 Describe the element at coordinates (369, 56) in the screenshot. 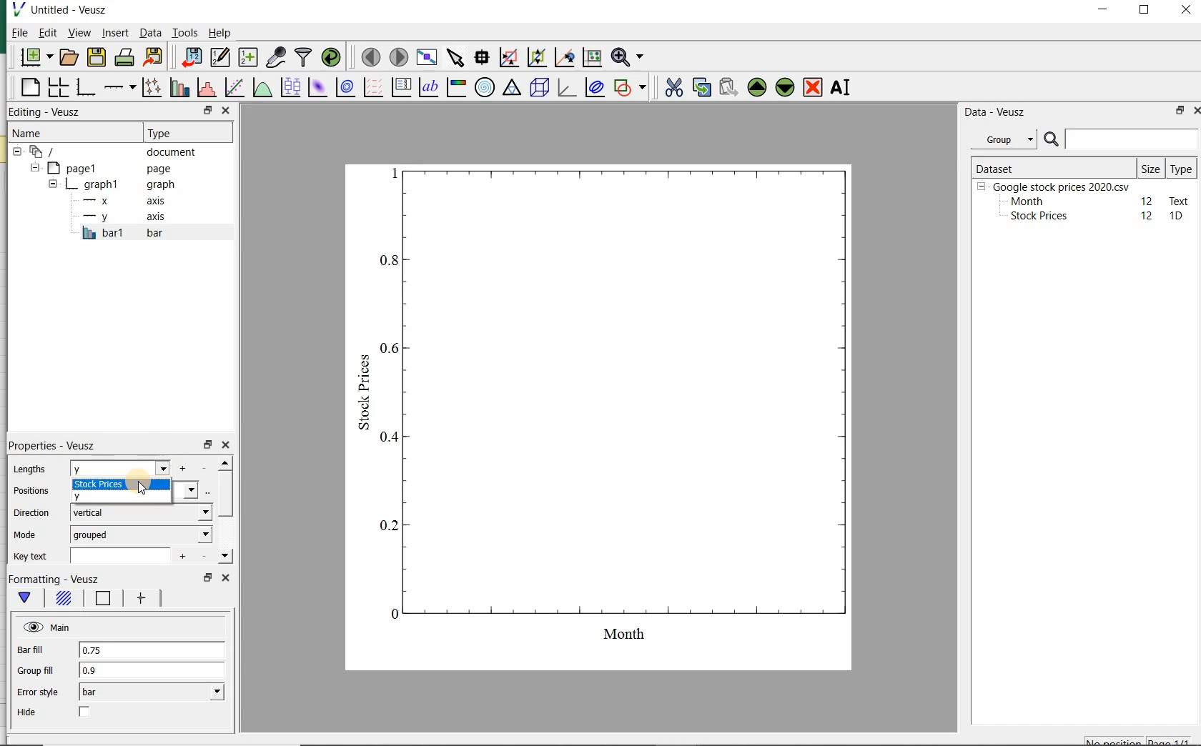

I see `move to the previous page` at that location.